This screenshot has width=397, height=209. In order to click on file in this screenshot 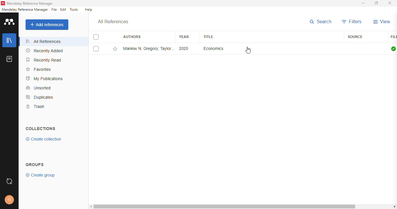, I will do `click(54, 10)`.